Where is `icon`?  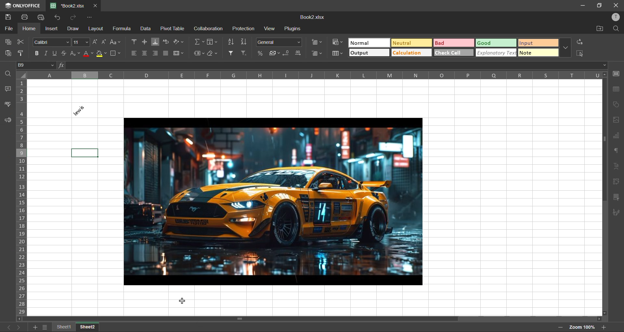 icon is located at coordinates (7, 6).